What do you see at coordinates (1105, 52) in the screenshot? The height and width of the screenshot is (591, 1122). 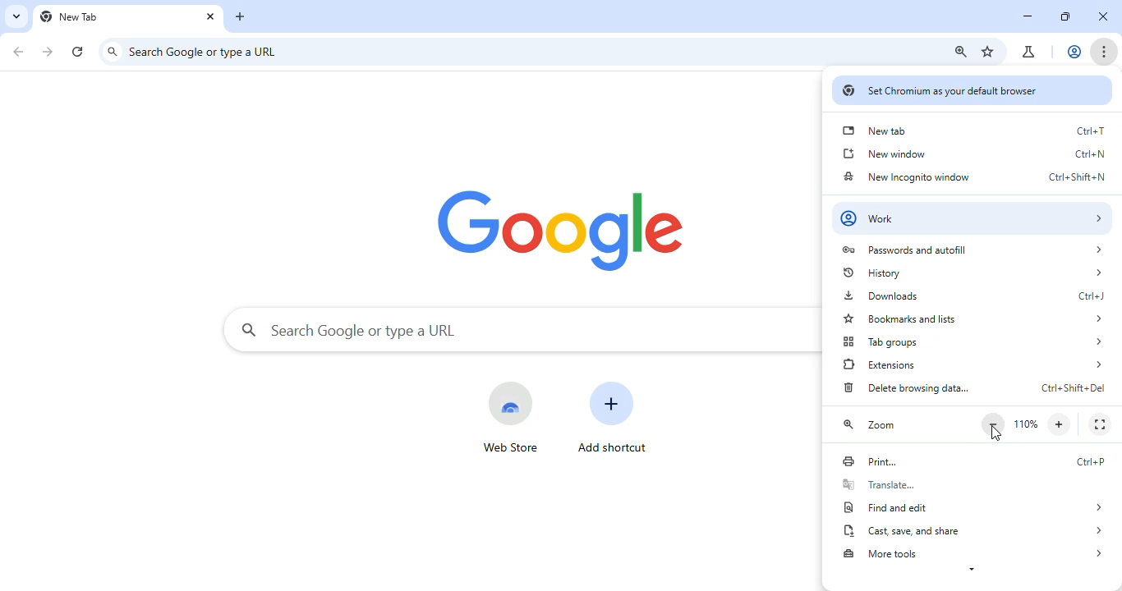 I see `customize and control google chrome` at bounding box center [1105, 52].